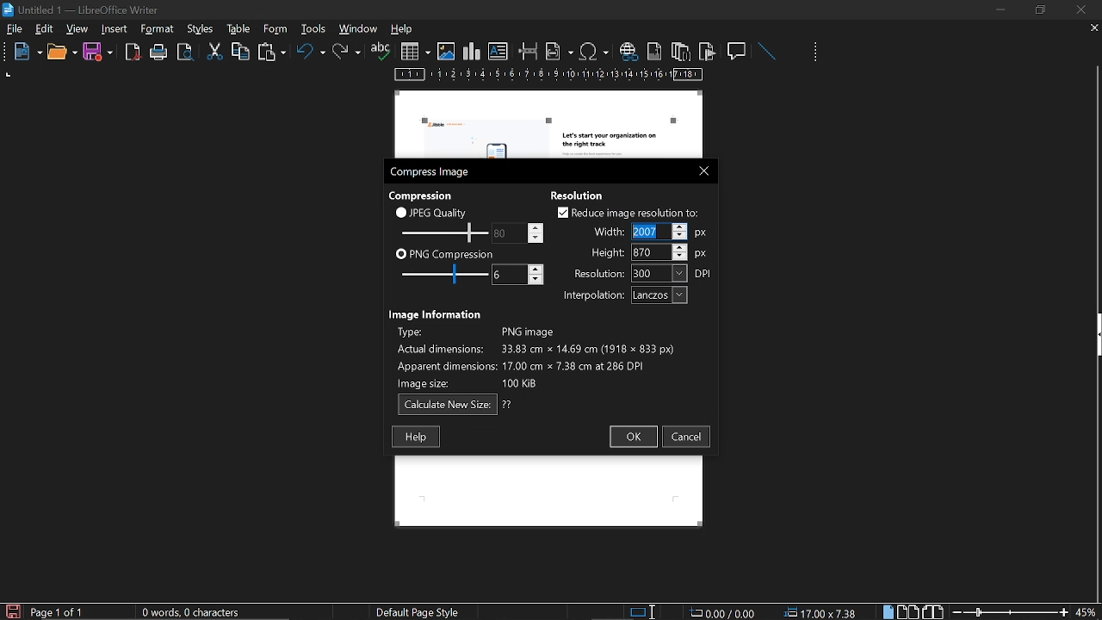 The image size is (1102, 620). Describe the element at coordinates (455, 405) in the screenshot. I see `calculate new size` at that location.